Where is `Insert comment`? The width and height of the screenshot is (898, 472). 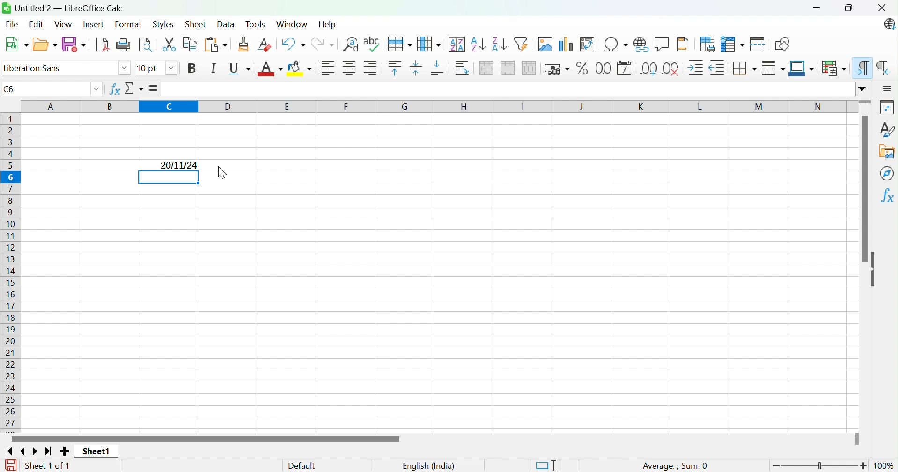 Insert comment is located at coordinates (663, 44).